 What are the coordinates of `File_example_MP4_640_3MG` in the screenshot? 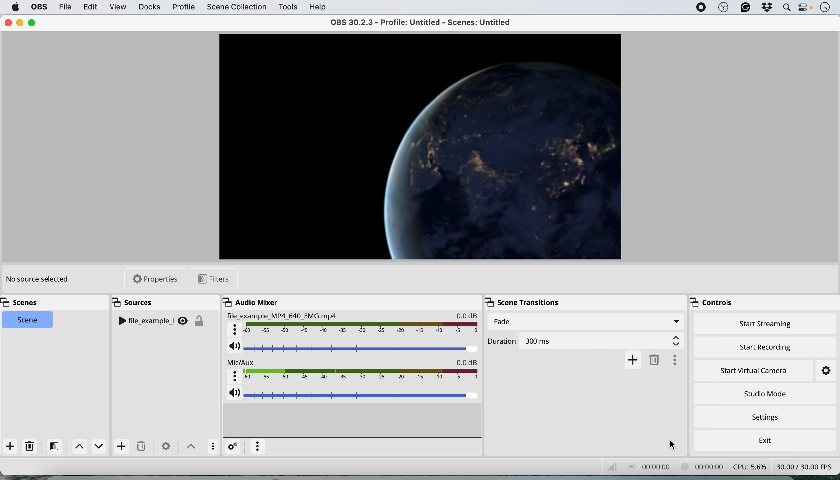 It's located at (352, 324).